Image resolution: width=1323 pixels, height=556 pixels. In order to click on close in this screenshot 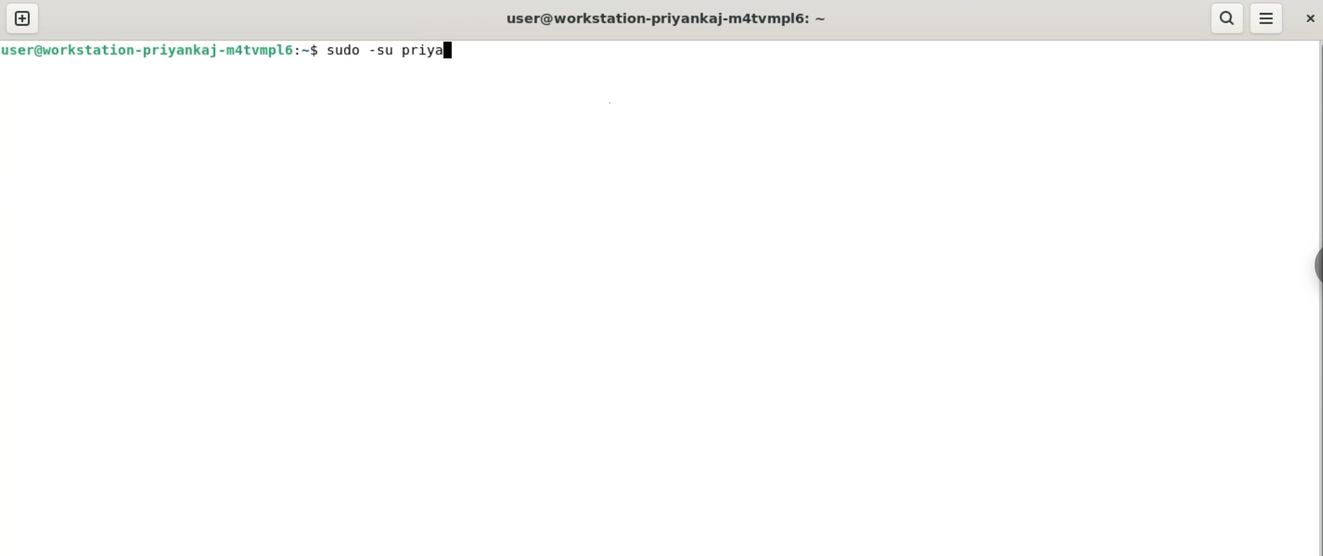, I will do `click(1311, 20)`.